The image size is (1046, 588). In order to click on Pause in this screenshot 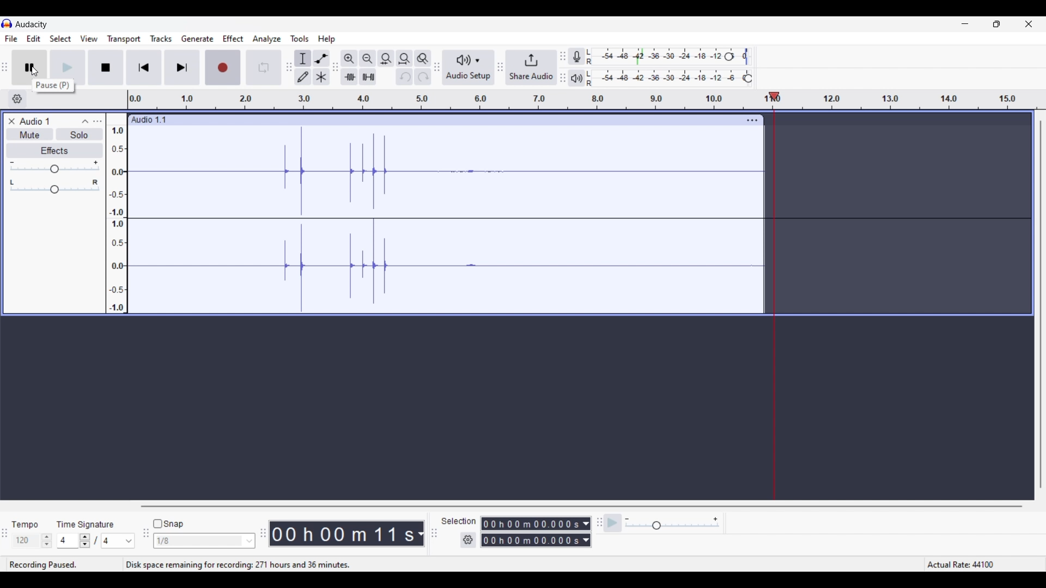, I will do `click(29, 64)`.